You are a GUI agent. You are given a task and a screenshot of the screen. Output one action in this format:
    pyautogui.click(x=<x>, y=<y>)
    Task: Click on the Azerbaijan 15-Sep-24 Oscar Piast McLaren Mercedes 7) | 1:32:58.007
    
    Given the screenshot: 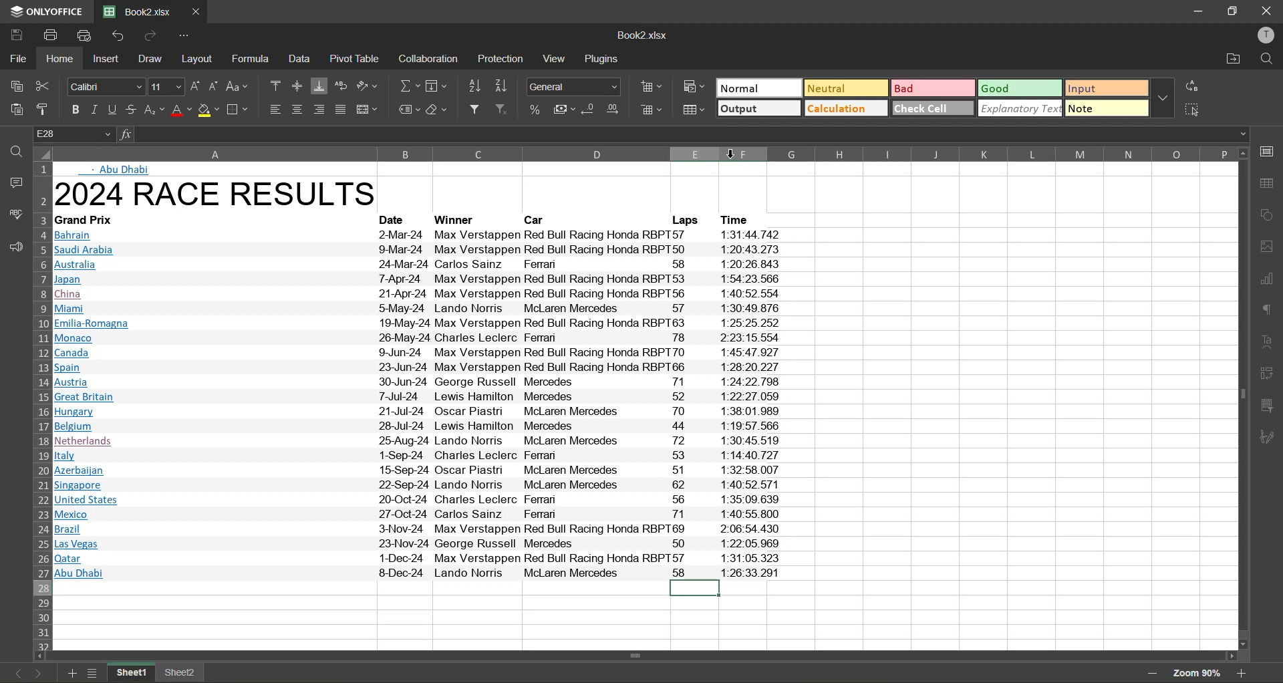 What is the action you would take?
    pyautogui.click(x=417, y=470)
    